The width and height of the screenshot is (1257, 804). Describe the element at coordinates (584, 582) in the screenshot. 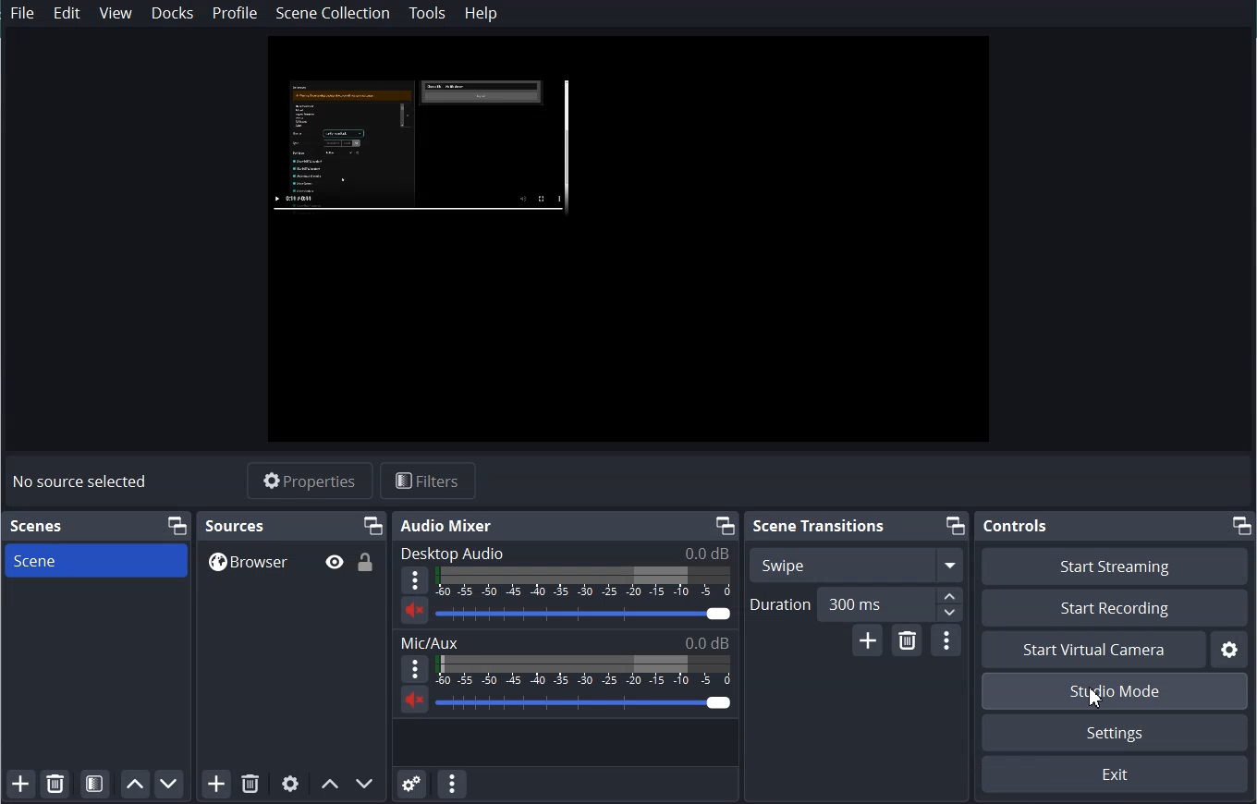

I see `Sound Indicator` at that location.